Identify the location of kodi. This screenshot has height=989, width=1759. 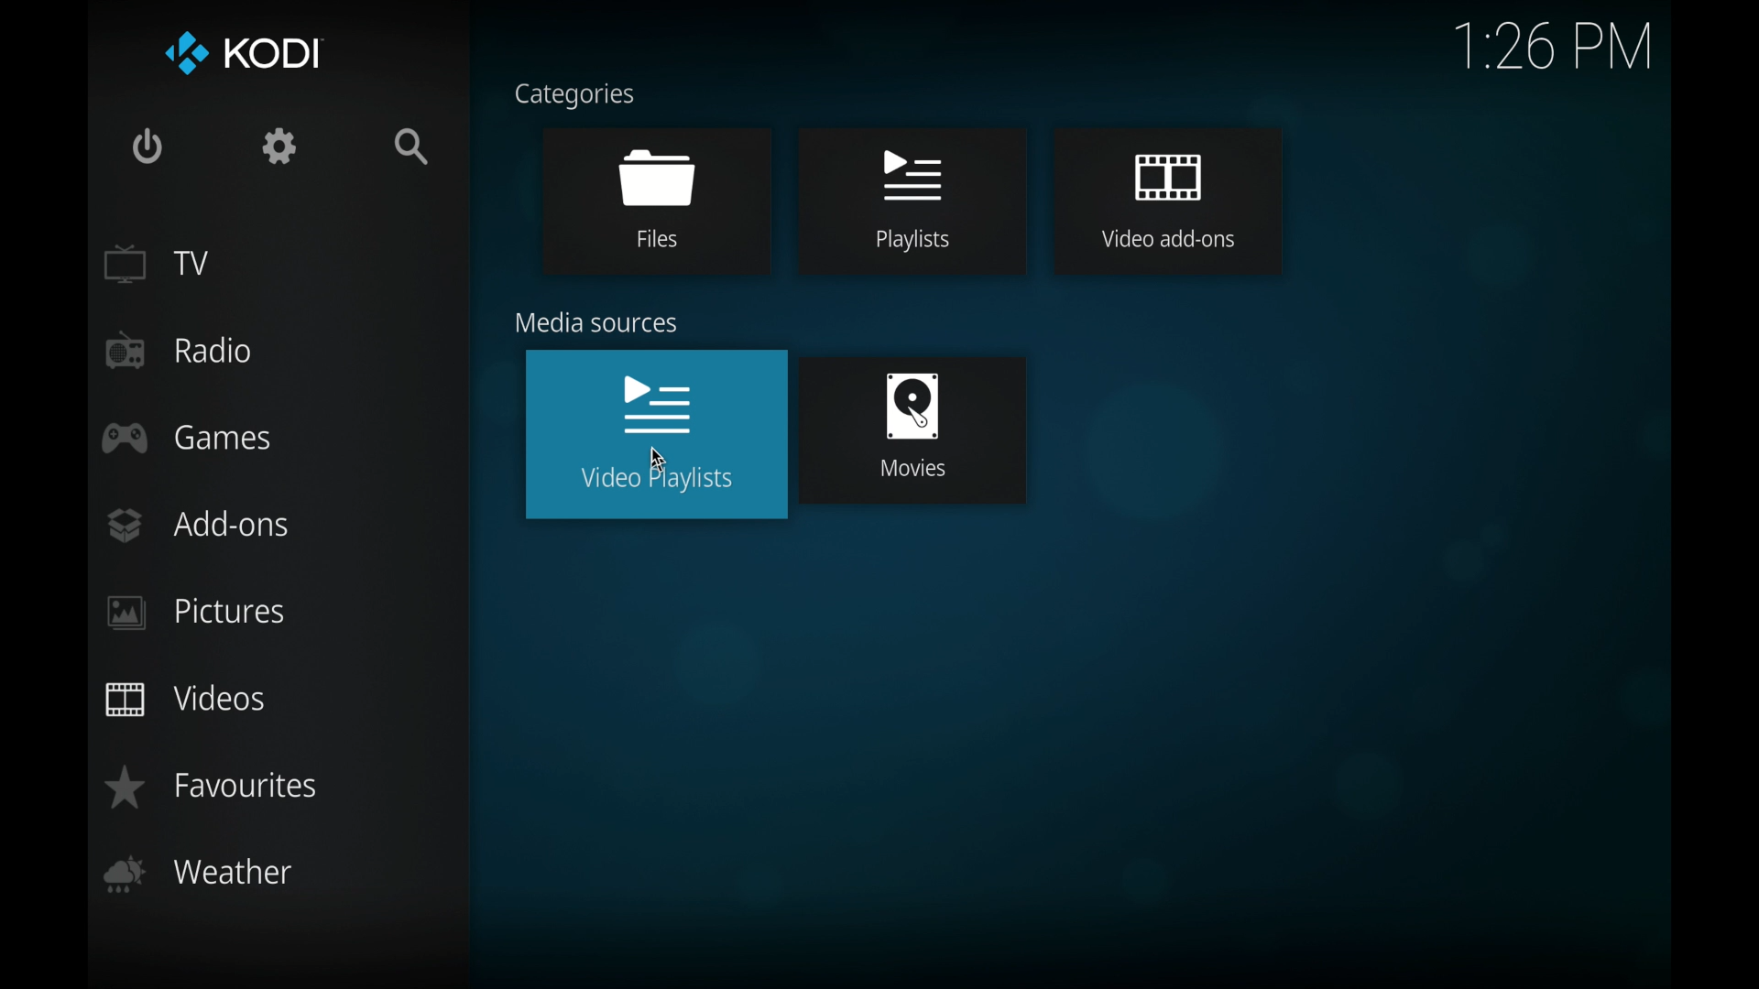
(242, 52).